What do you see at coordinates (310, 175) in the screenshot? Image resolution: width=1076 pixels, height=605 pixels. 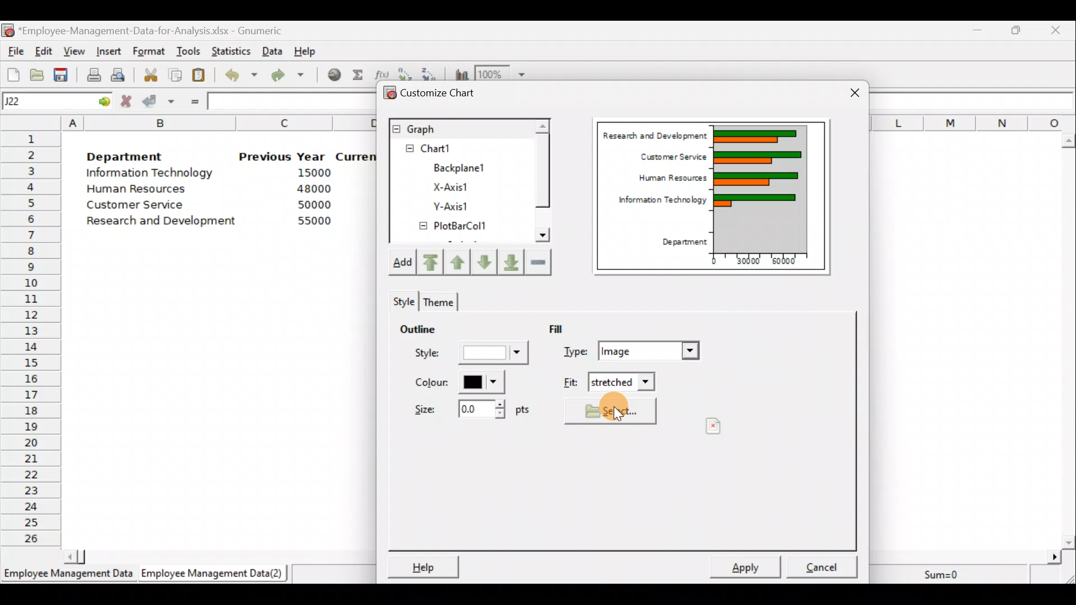 I see `15000` at bounding box center [310, 175].